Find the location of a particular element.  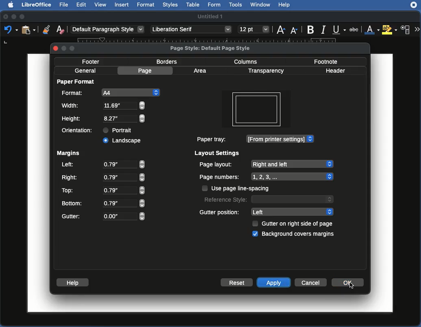

Width is located at coordinates (71, 105).